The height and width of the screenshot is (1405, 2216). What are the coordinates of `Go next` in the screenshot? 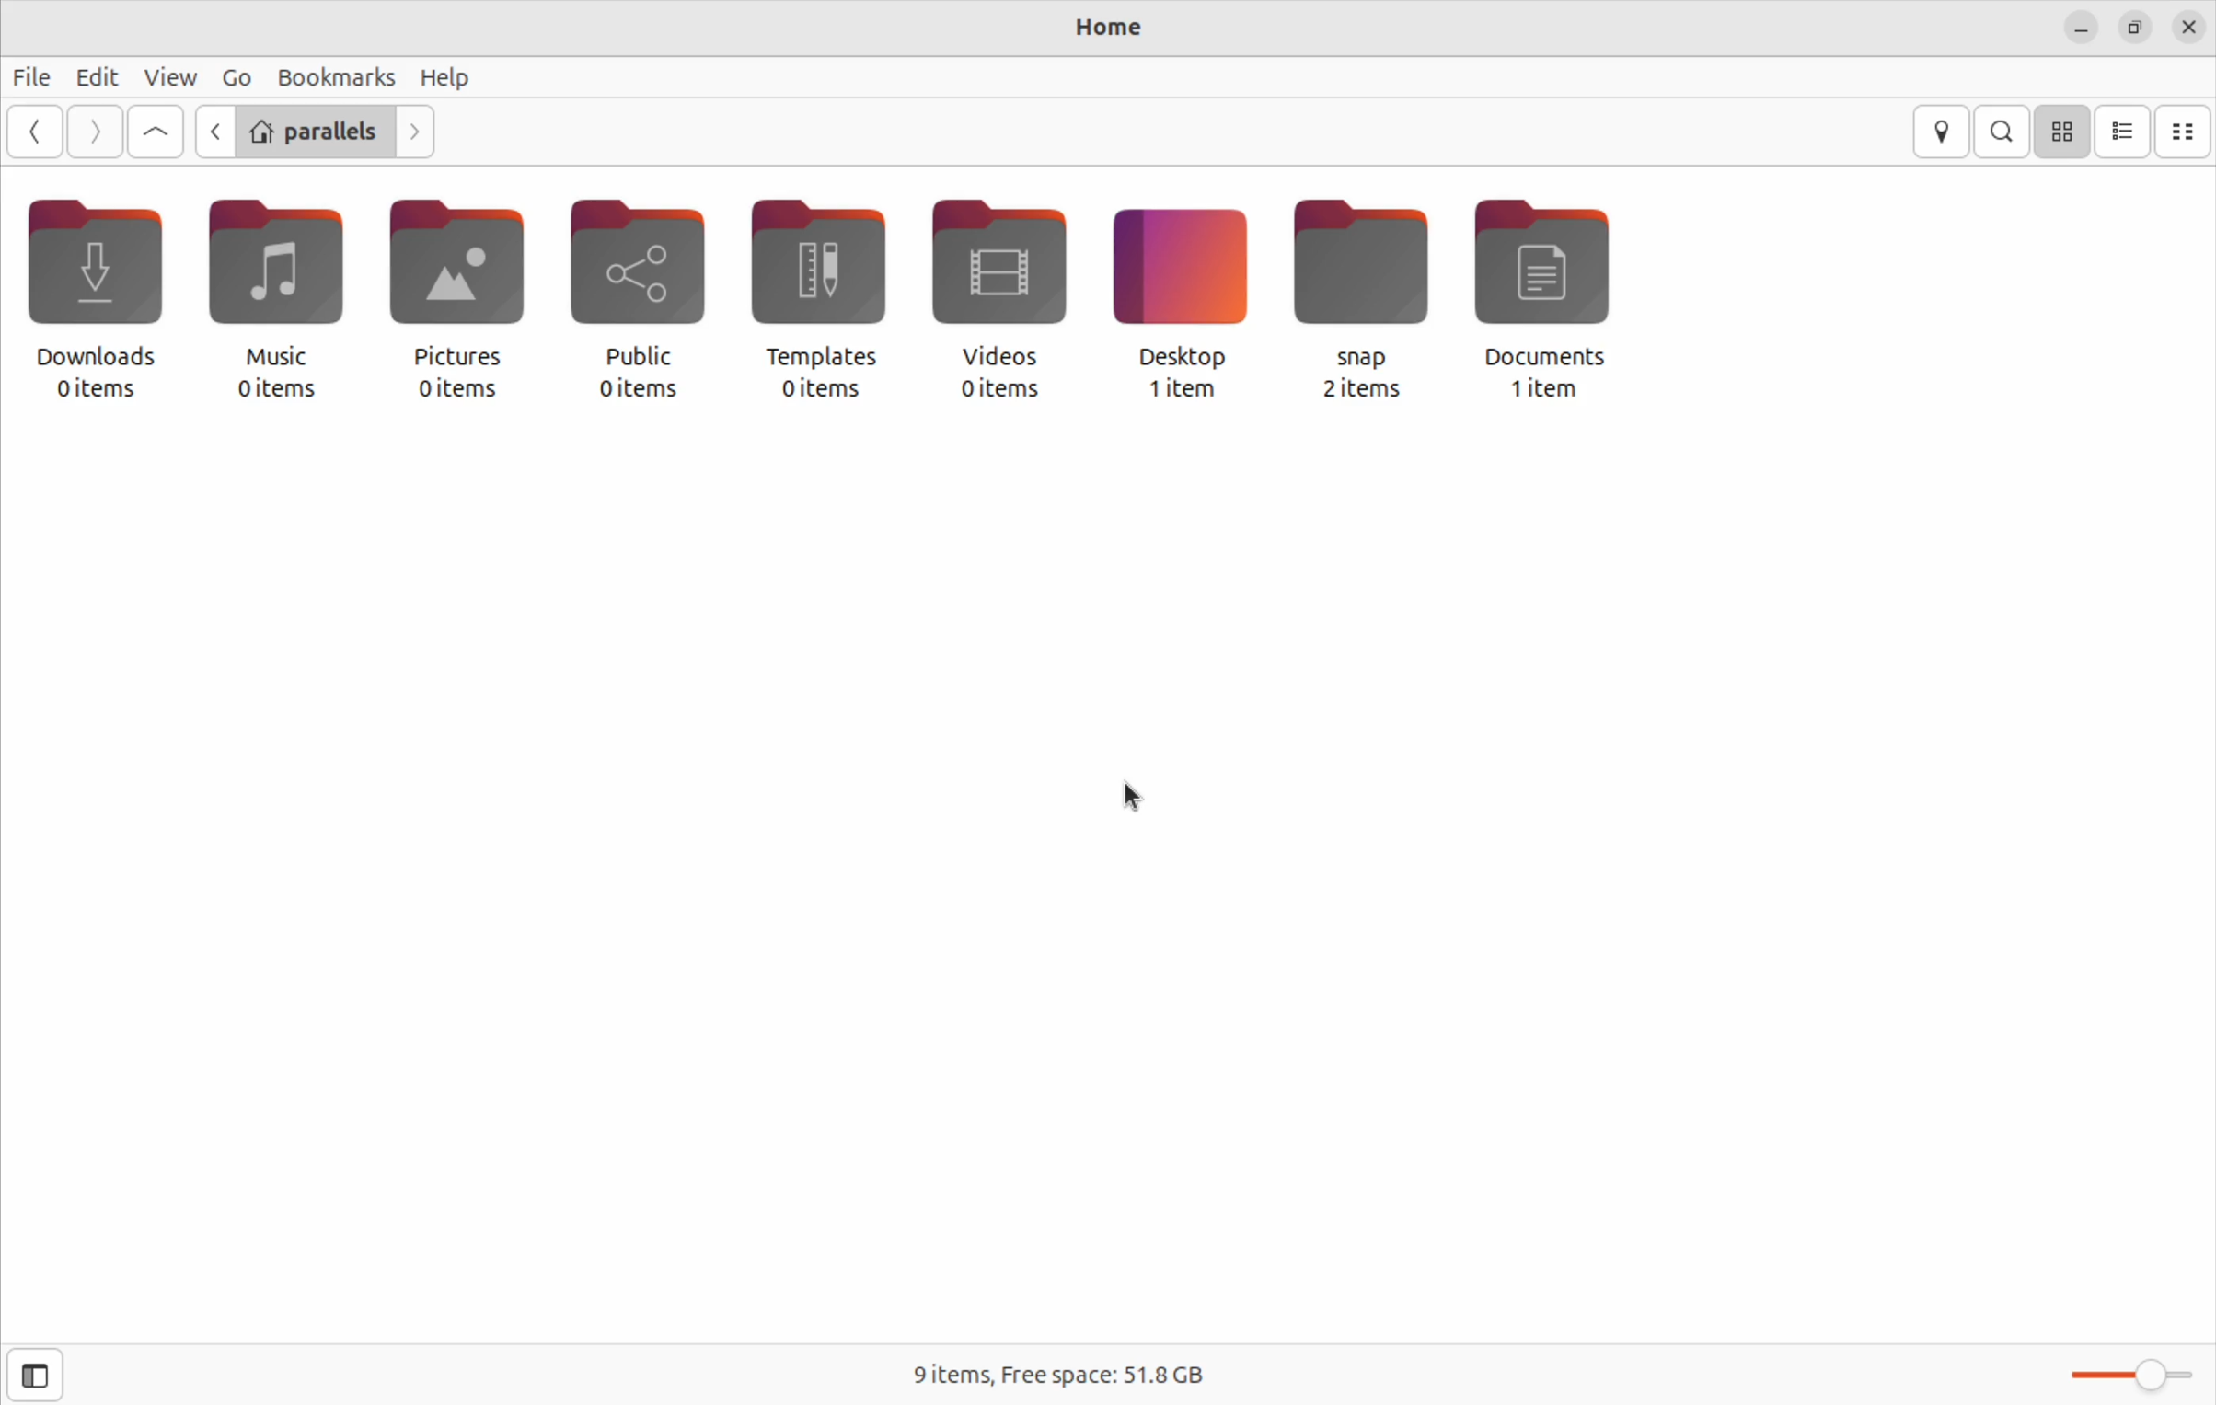 It's located at (95, 130).